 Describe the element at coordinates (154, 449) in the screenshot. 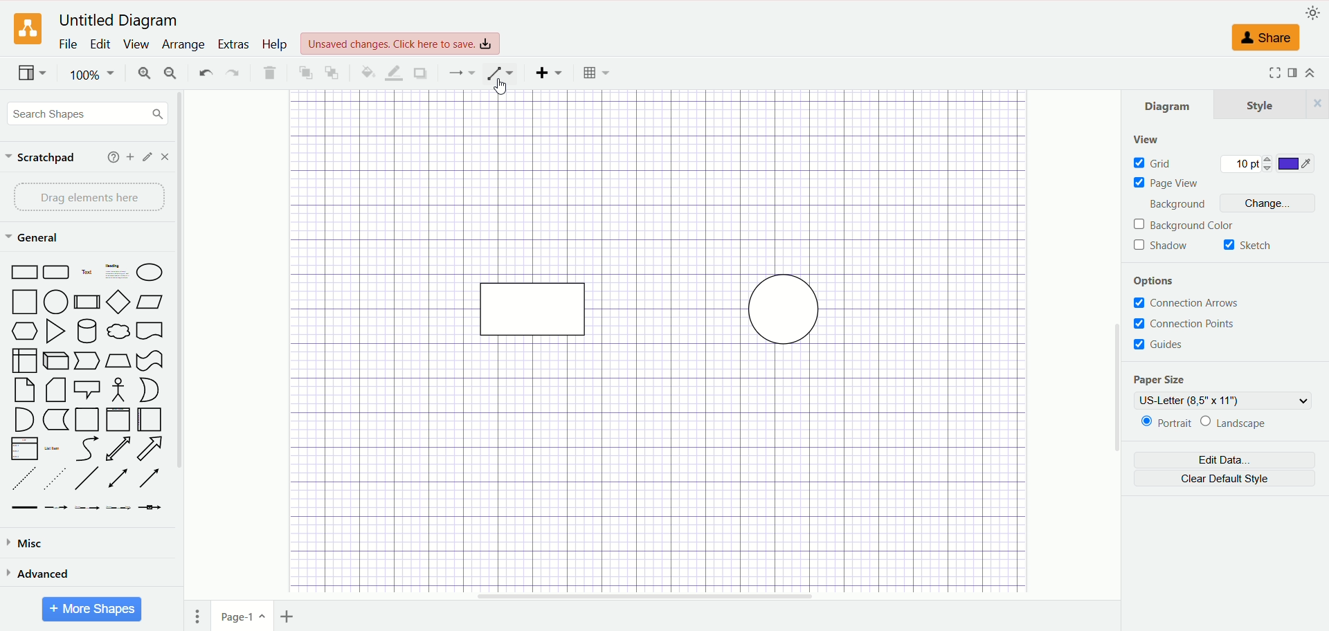

I see `Arrow` at that location.